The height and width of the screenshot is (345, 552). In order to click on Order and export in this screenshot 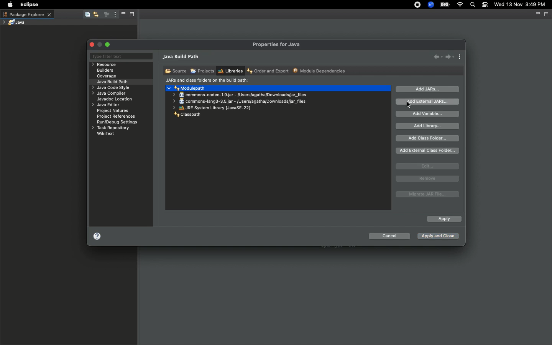, I will do `click(269, 71)`.